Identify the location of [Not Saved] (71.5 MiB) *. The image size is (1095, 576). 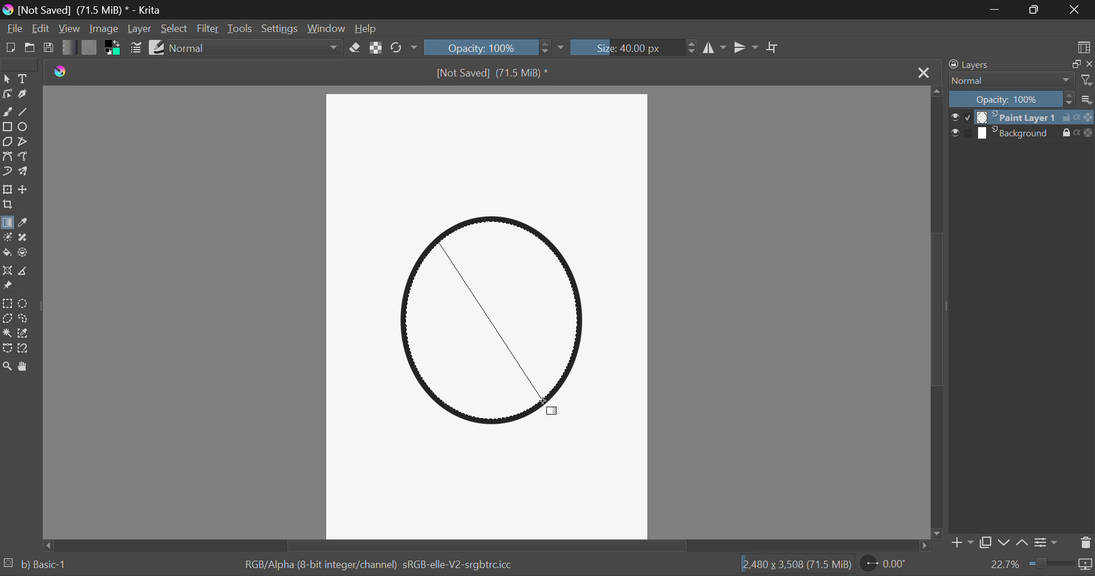
(492, 74).